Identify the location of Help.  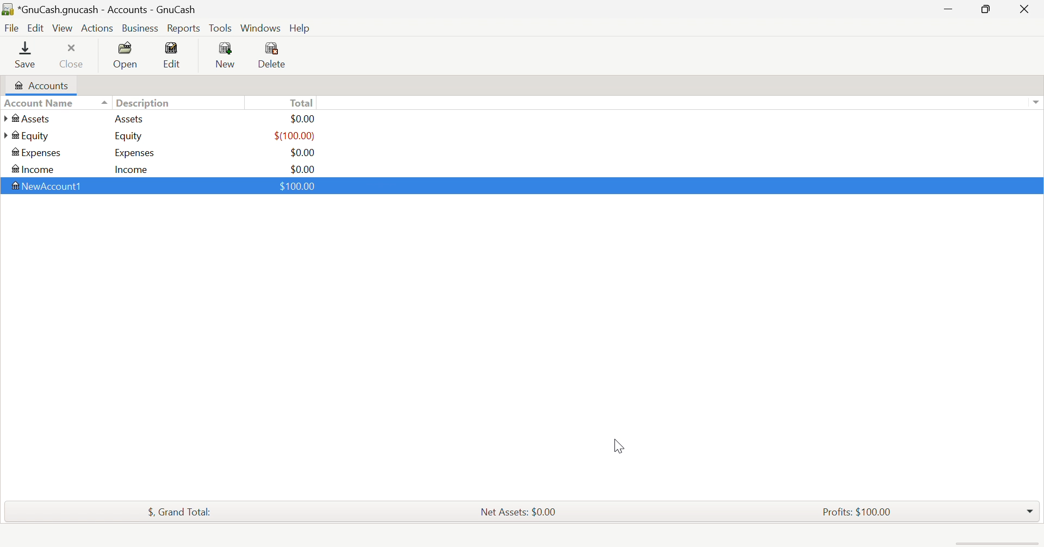
(302, 28).